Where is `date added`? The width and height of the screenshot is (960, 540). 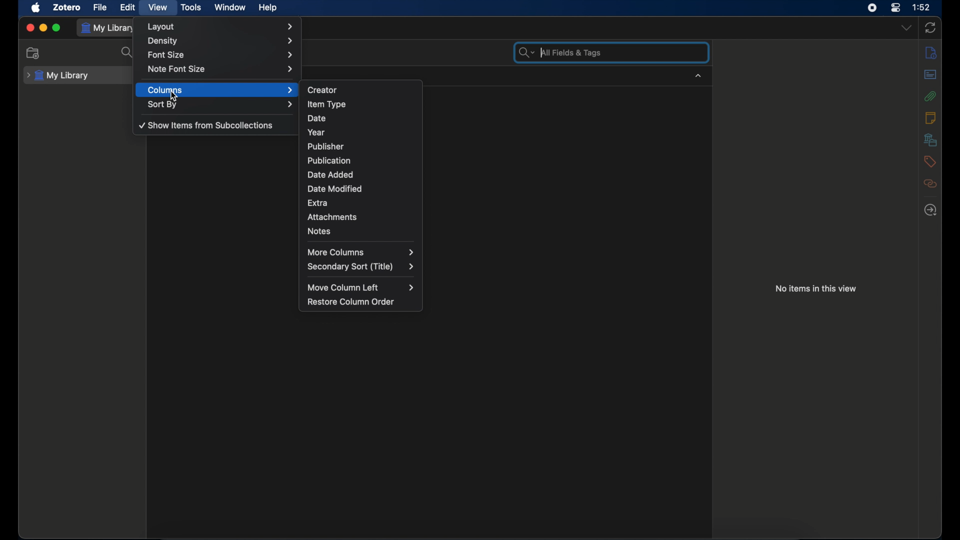
date added is located at coordinates (331, 174).